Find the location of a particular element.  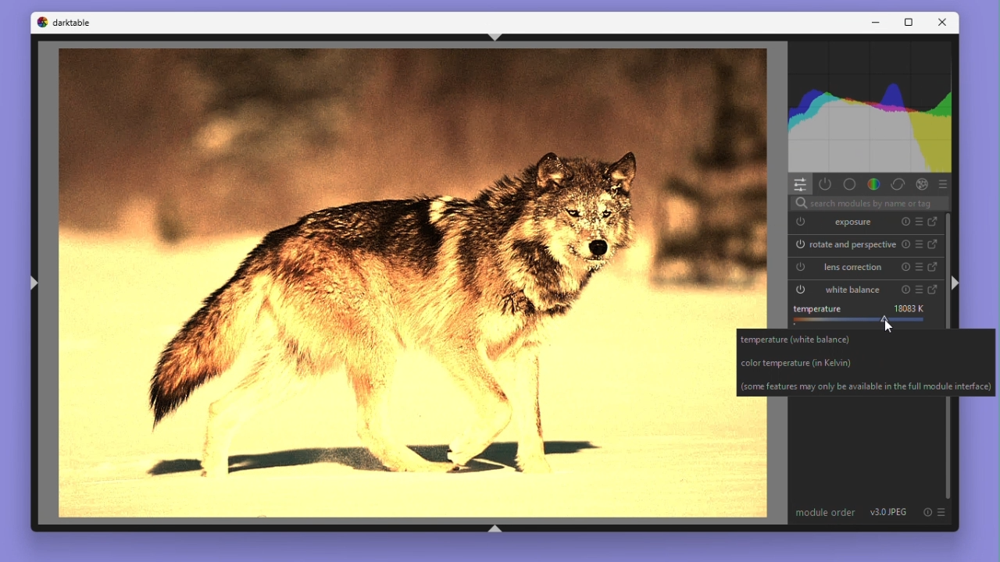

temperature(white balance) color temperature (in Kevin) (some features may only be available in the full module interface) is located at coordinates (886, 365).